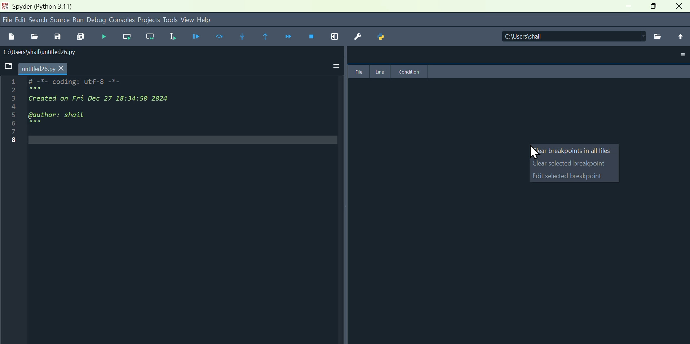  Describe the element at coordinates (629, 6) in the screenshot. I see `minimize` at that location.